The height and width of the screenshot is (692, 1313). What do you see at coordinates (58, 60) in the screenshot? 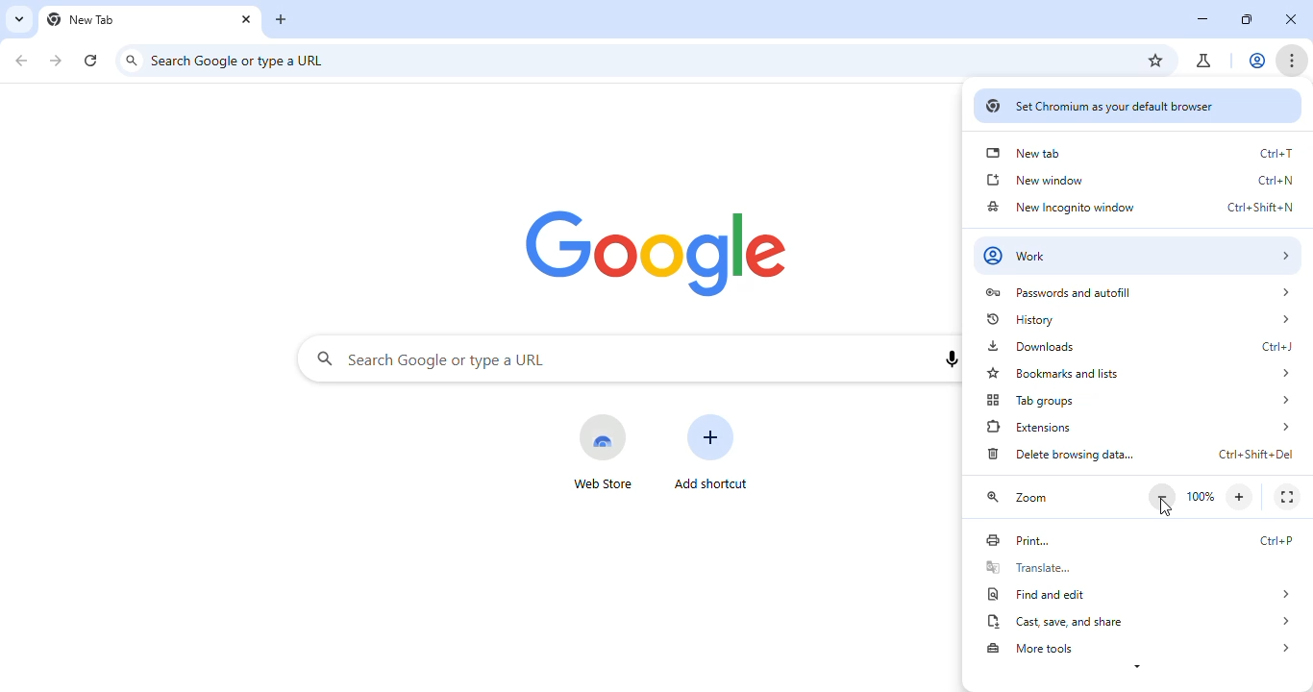
I see `go forward` at bounding box center [58, 60].